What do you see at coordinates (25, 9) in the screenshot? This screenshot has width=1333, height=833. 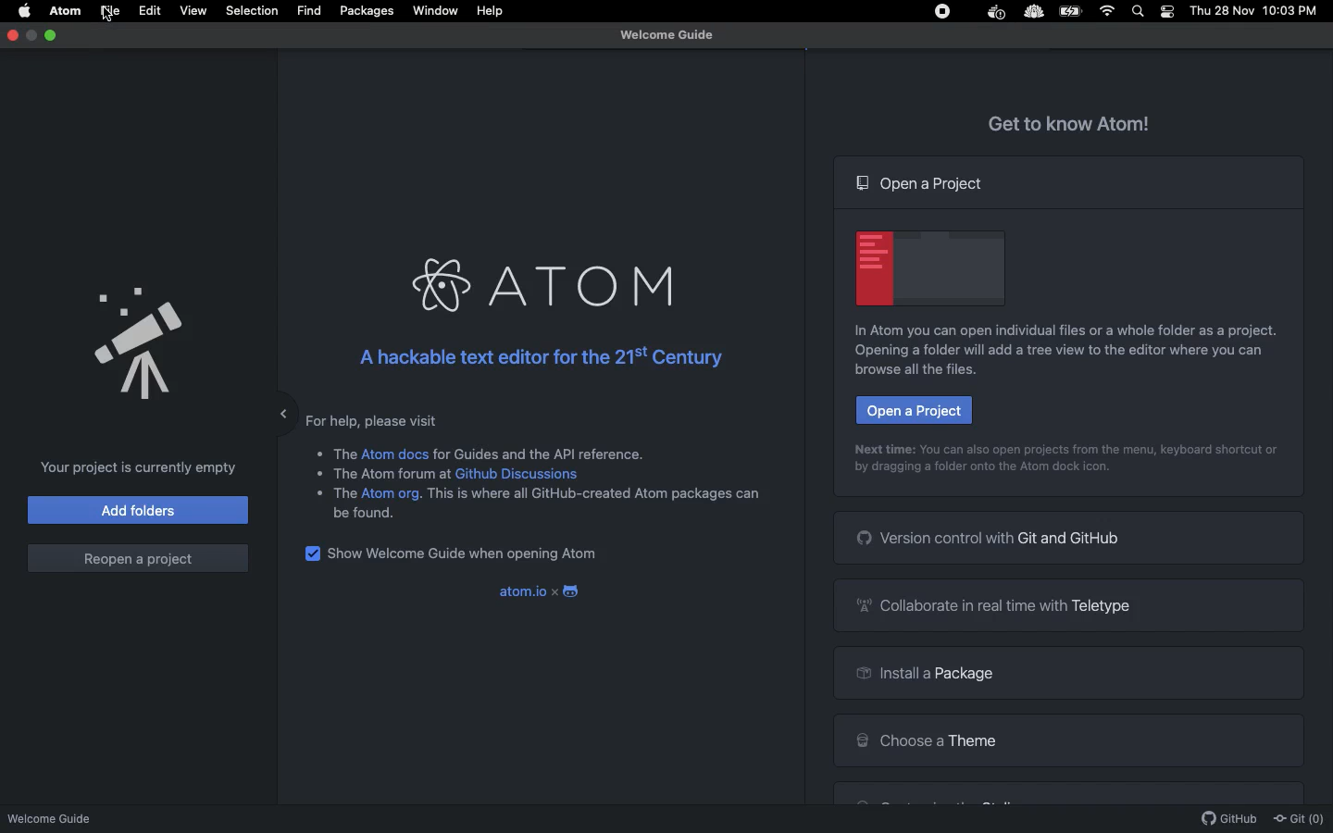 I see `Apple logo` at bounding box center [25, 9].